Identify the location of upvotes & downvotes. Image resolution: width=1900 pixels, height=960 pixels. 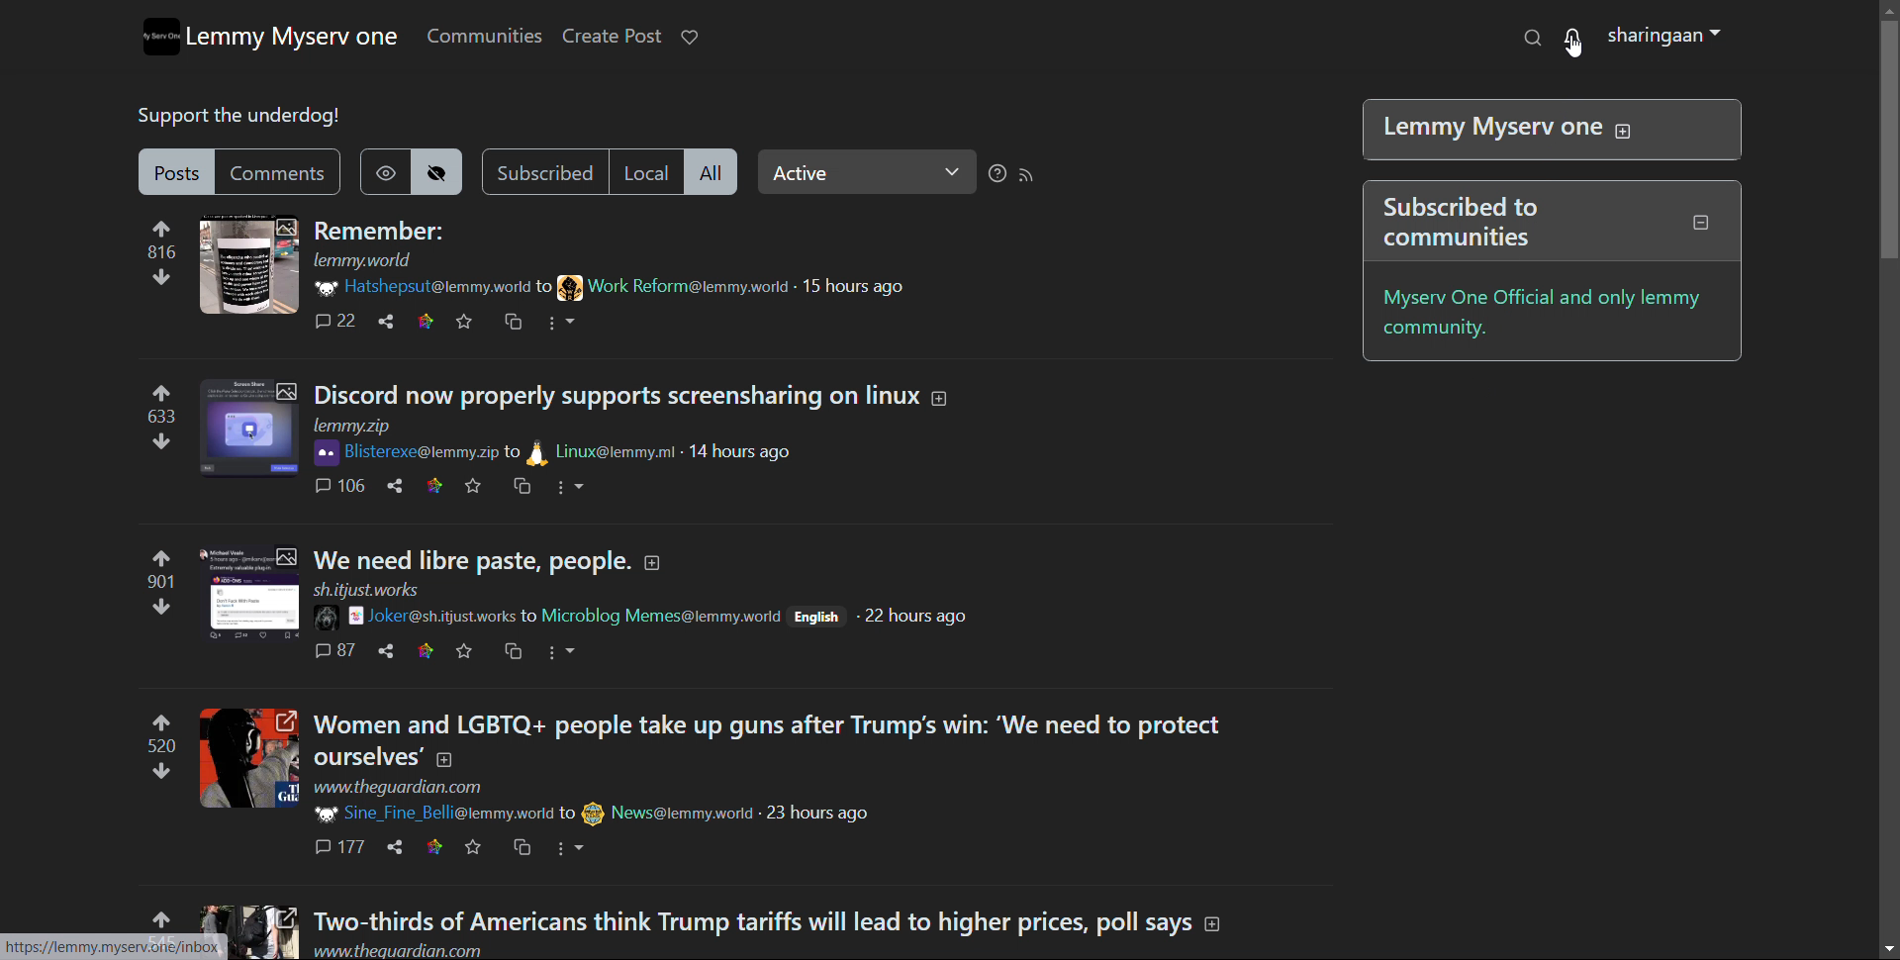
(160, 253).